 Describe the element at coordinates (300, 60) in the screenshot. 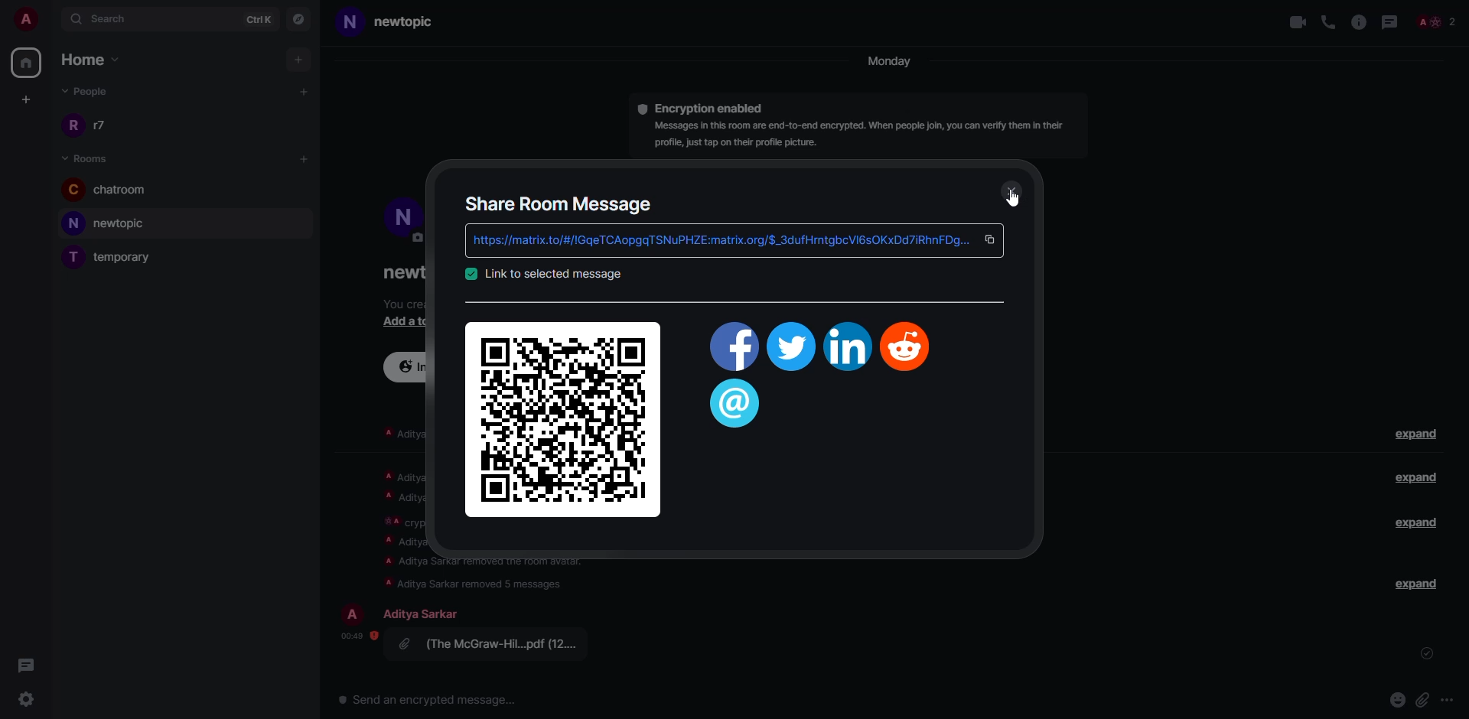

I see `add` at that location.